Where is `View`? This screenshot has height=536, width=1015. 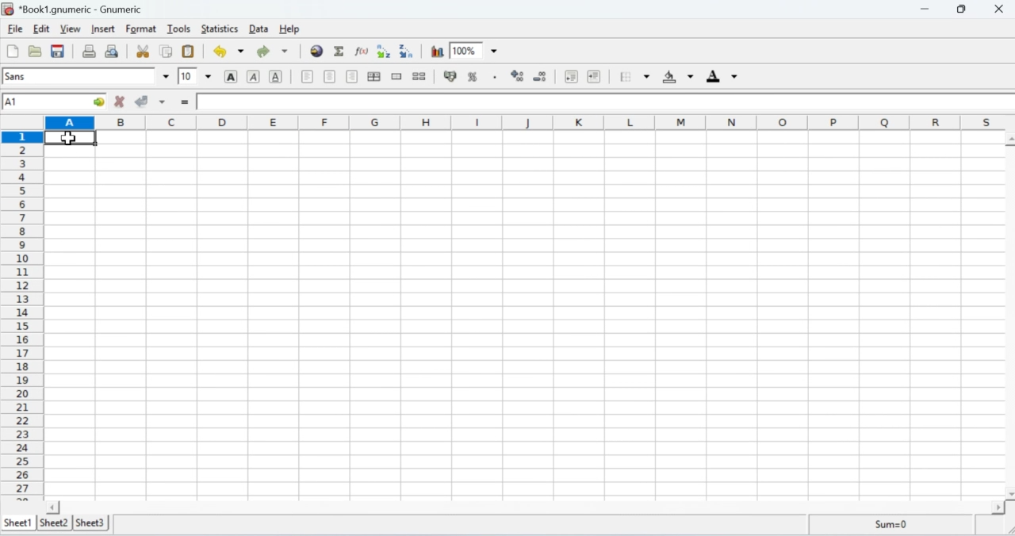 View is located at coordinates (71, 30).